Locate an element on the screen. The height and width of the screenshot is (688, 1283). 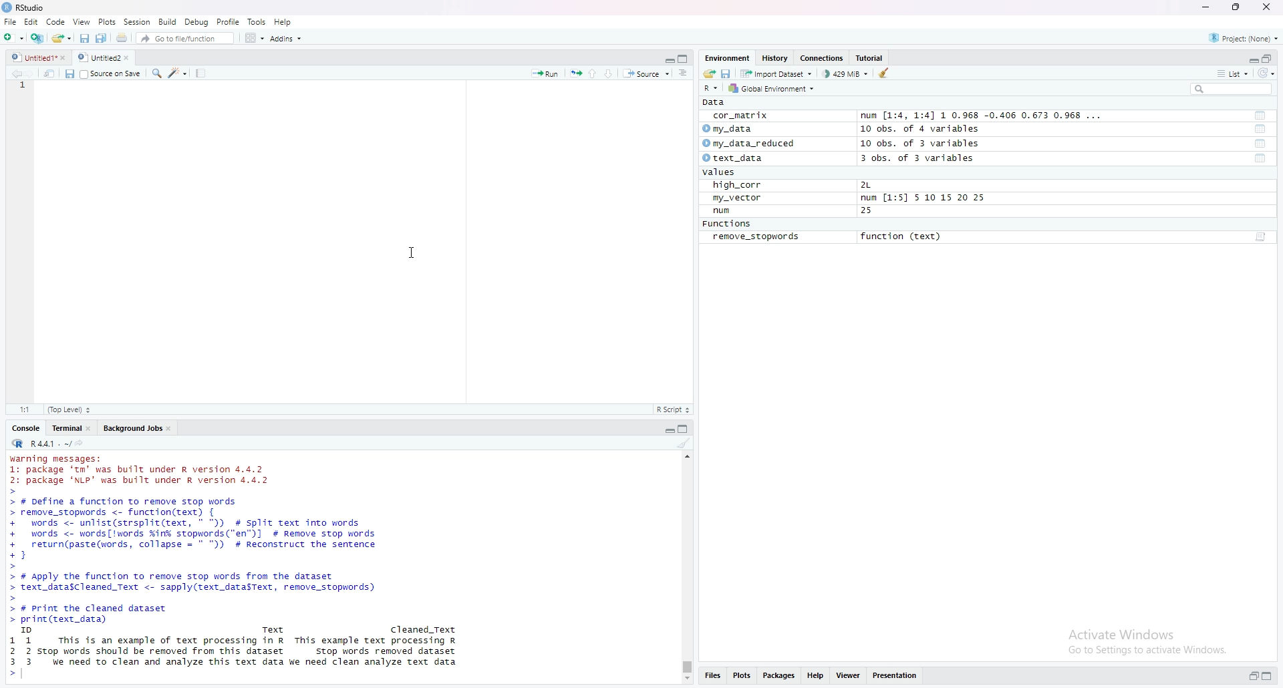
Save all tabs is located at coordinates (100, 39).